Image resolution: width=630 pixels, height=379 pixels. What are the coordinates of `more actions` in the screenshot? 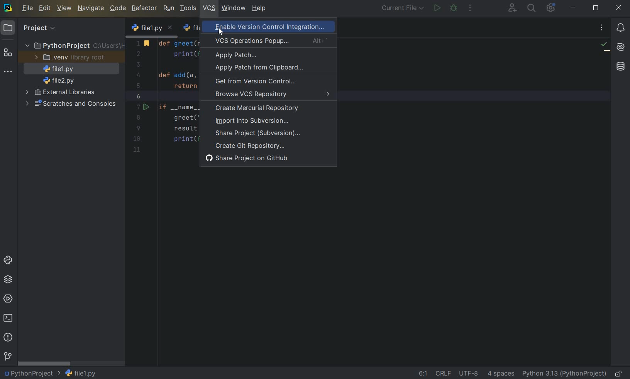 It's located at (469, 8).